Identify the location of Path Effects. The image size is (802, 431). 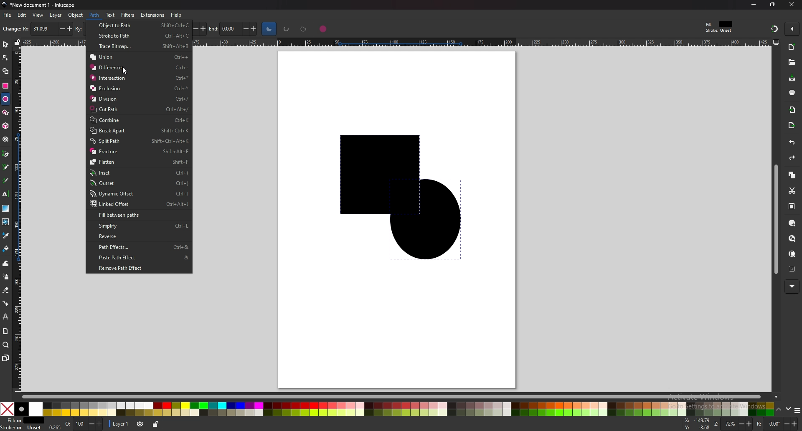
(140, 247).